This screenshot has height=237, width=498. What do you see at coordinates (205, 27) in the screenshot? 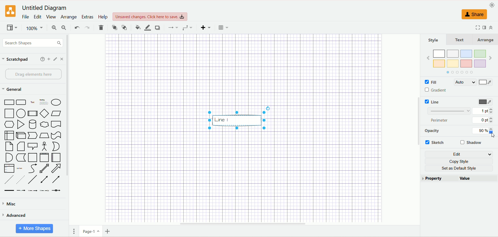
I see `insert` at bounding box center [205, 27].